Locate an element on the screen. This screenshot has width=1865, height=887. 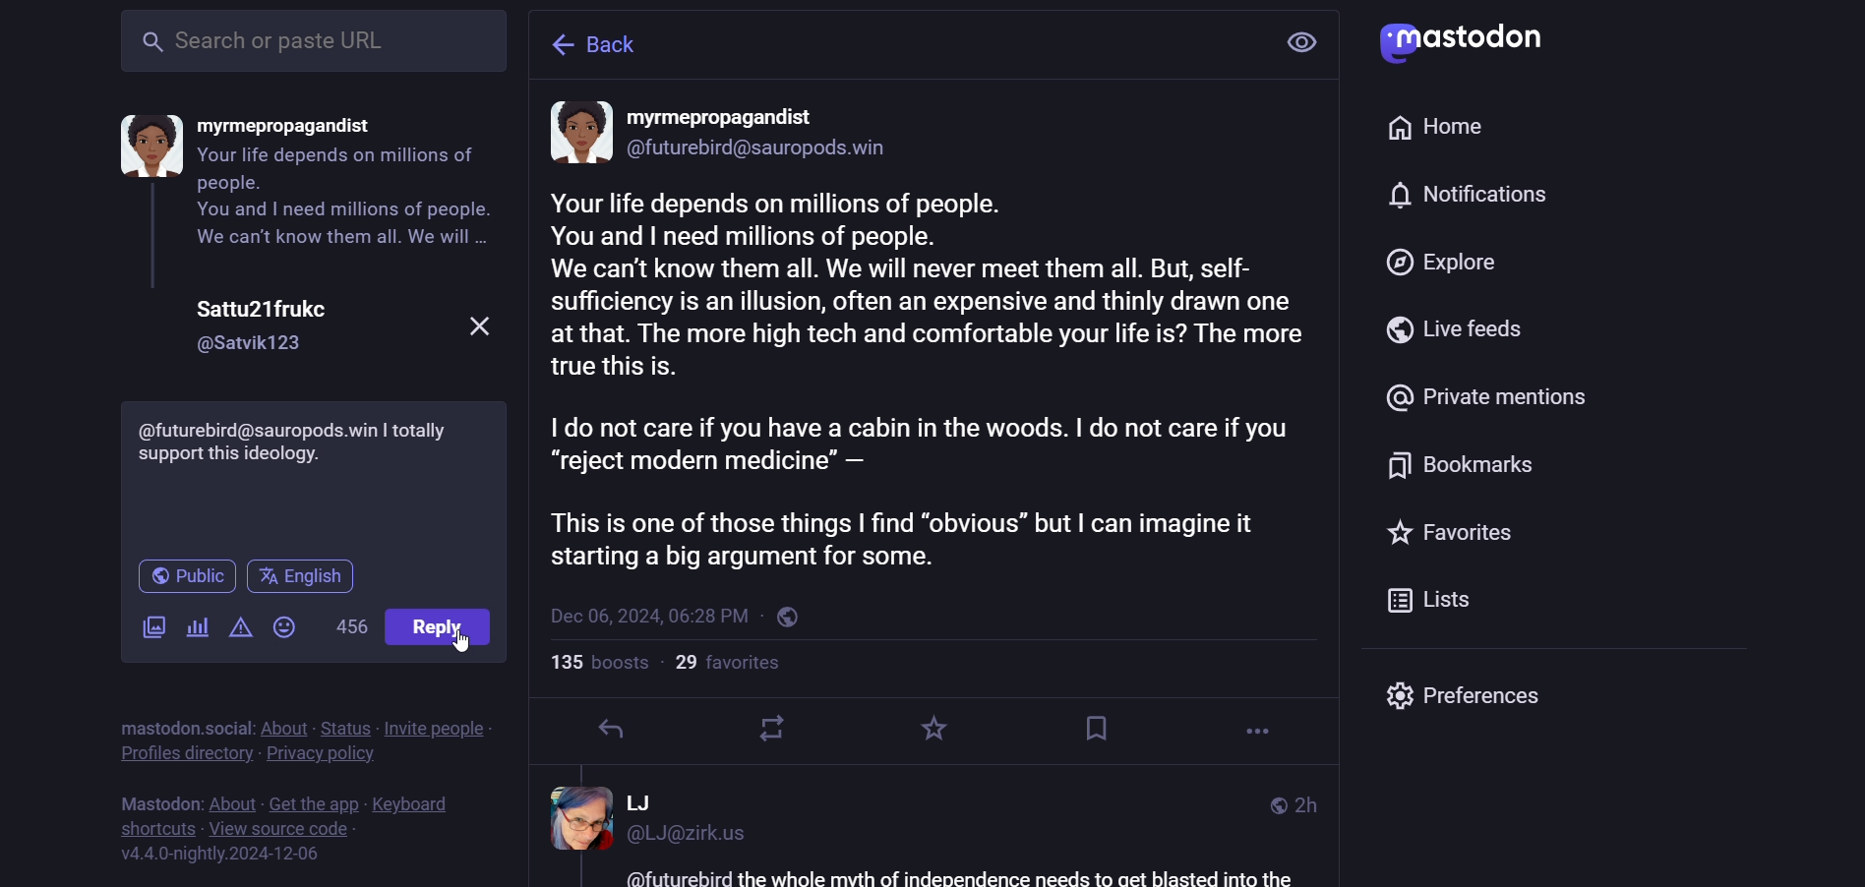
favorite is located at coordinates (1453, 535).